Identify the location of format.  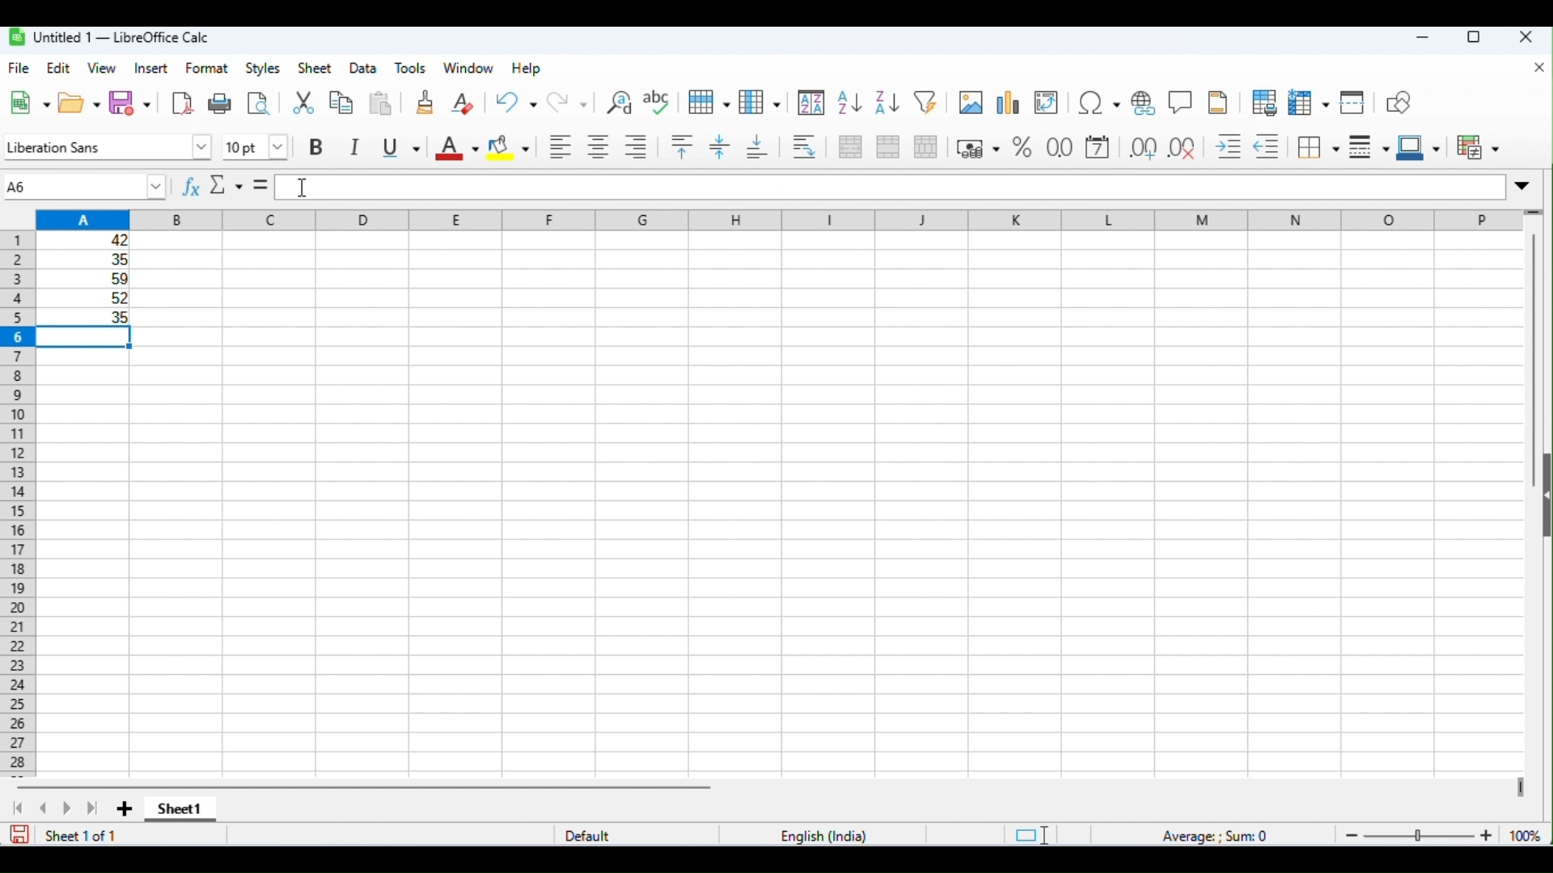
(207, 68).